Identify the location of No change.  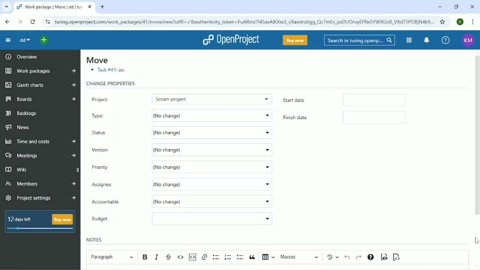
(211, 116).